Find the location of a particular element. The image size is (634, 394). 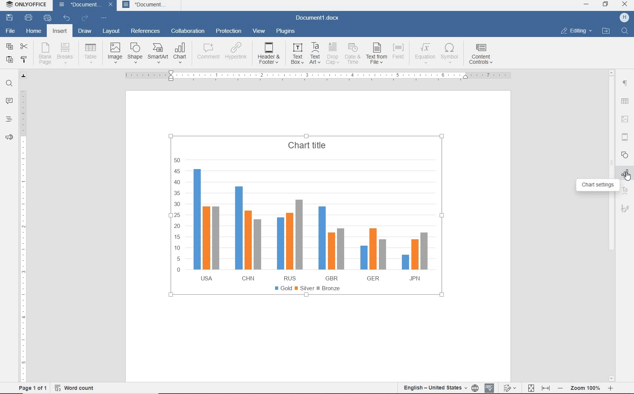

paste is located at coordinates (9, 60).